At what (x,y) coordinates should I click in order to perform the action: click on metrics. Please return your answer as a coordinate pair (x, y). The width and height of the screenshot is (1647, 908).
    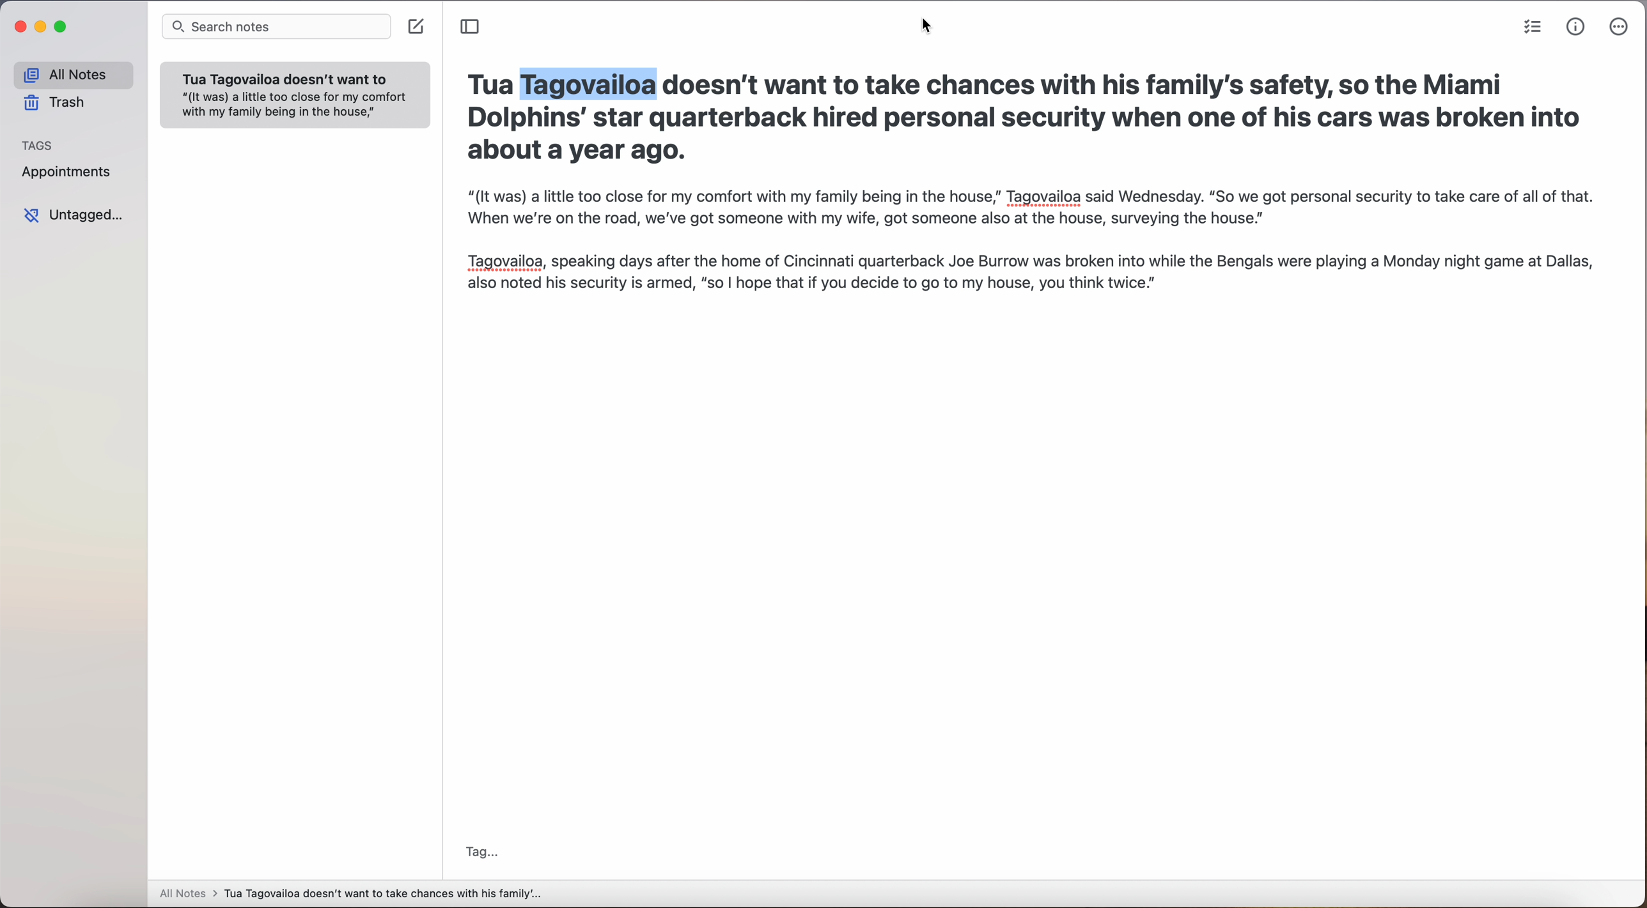
    Looking at the image, I should click on (1576, 28).